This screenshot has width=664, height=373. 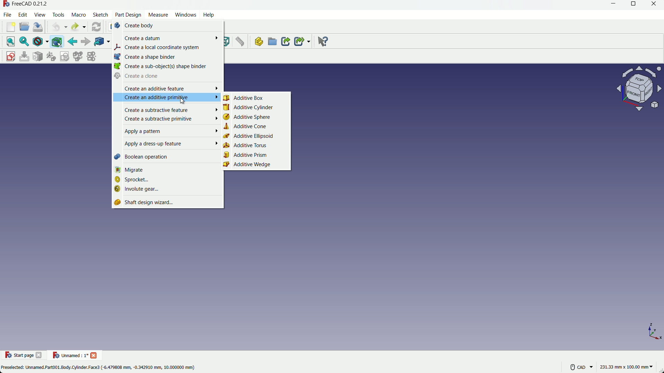 I want to click on additive cone, so click(x=255, y=127).